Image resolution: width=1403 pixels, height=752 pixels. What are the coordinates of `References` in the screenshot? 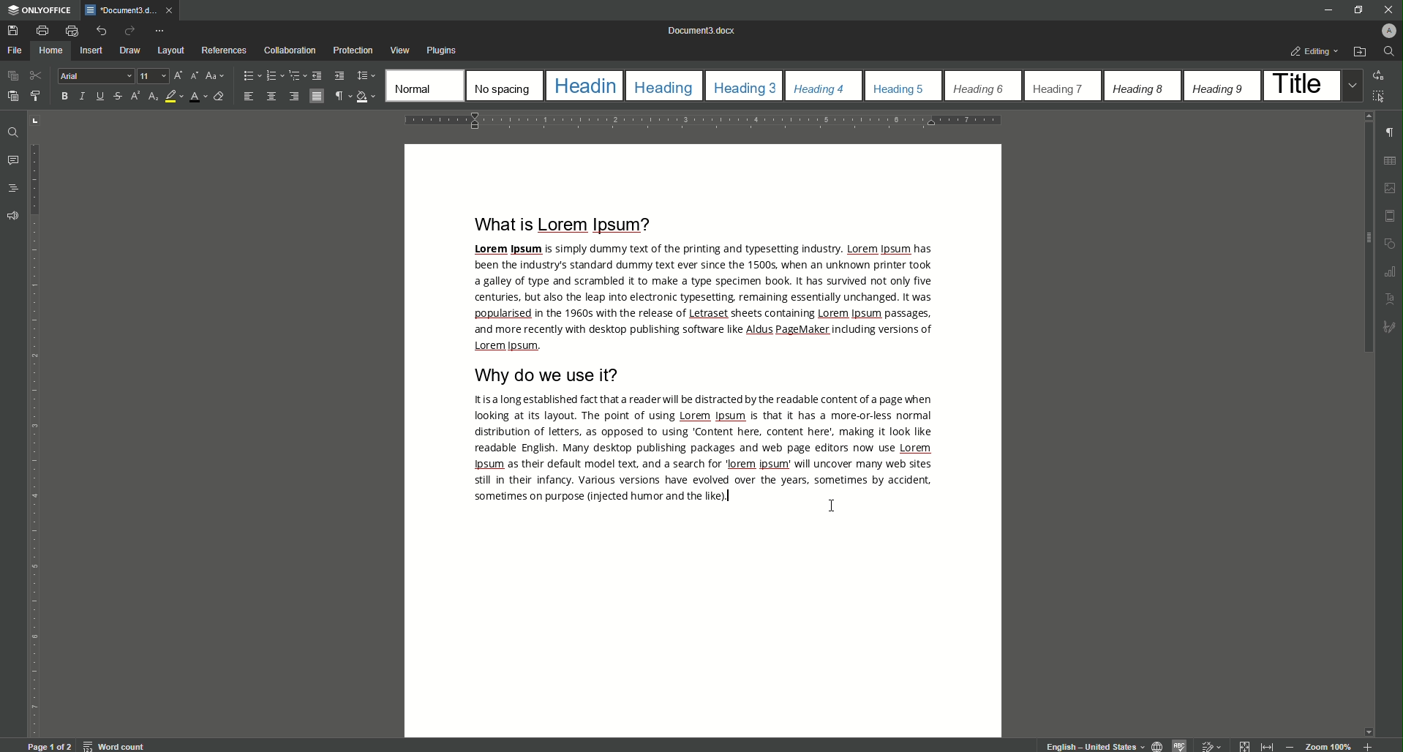 It's located at (223, 51).